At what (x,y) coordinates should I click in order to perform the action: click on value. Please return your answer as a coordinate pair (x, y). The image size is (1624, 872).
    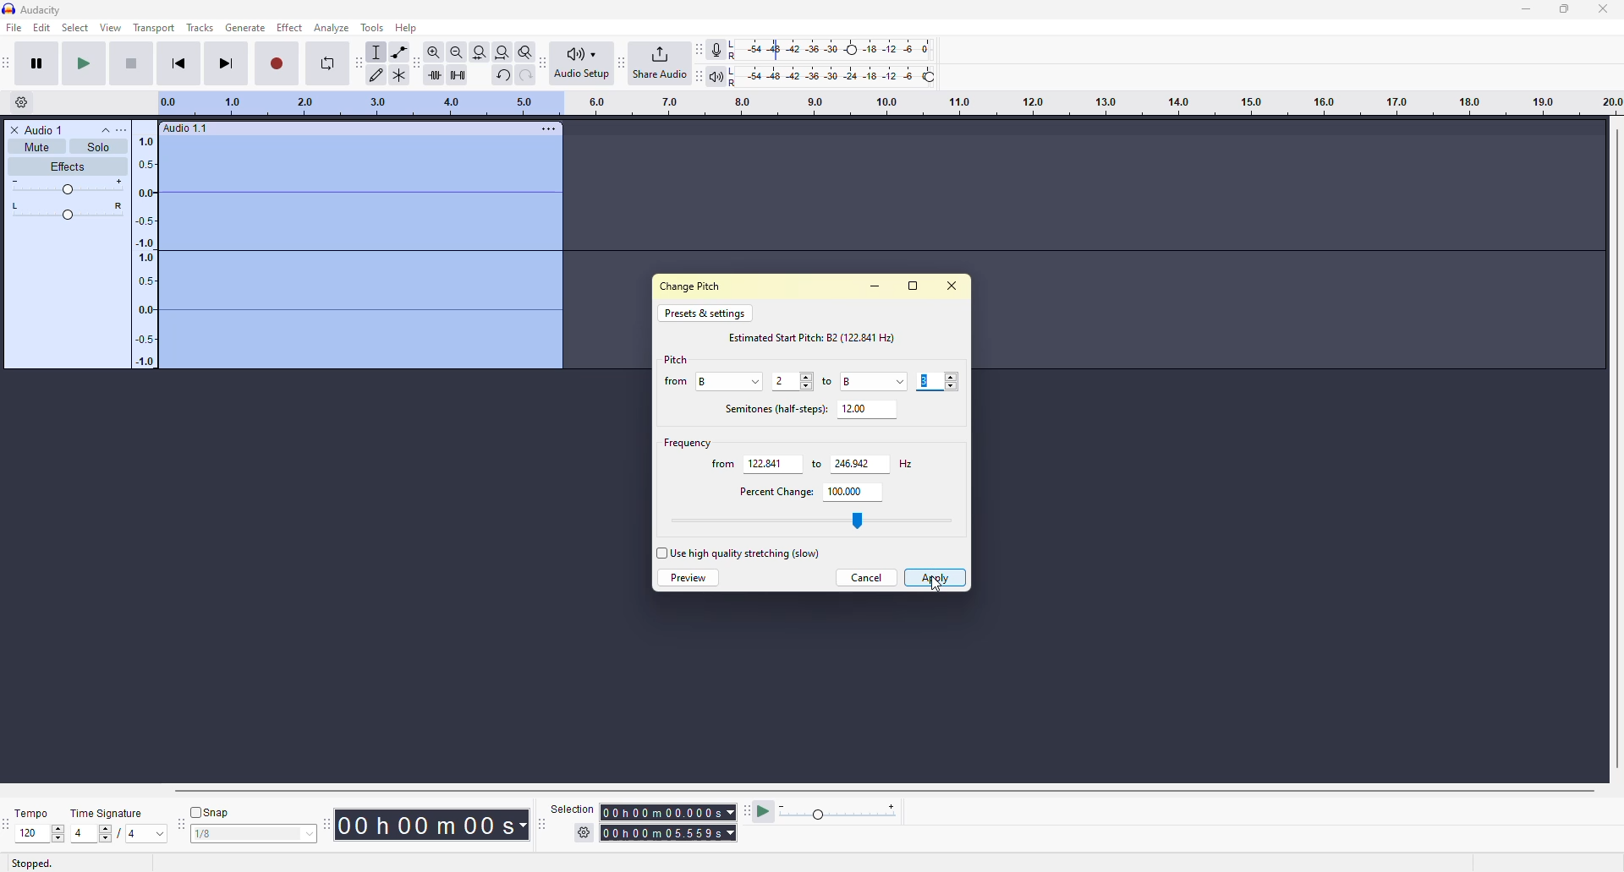
    Looking at the image, I should click on (852, 380).